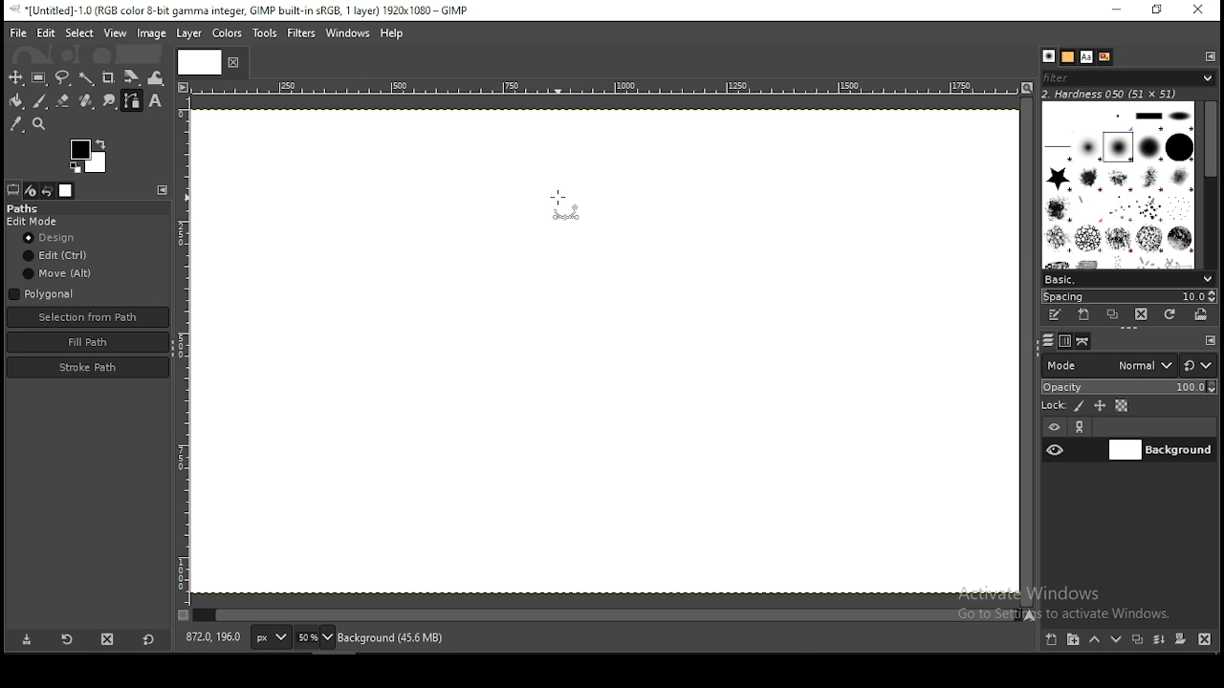 Image resolution: width=1224 pixels, height=688 pixels. Describe the element at coordinates (1097, 641) in the screenshot. I see `move layer one step up` at that location.